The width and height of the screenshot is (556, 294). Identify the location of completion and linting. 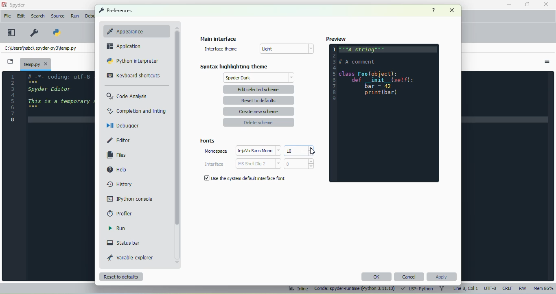
(137, 110).